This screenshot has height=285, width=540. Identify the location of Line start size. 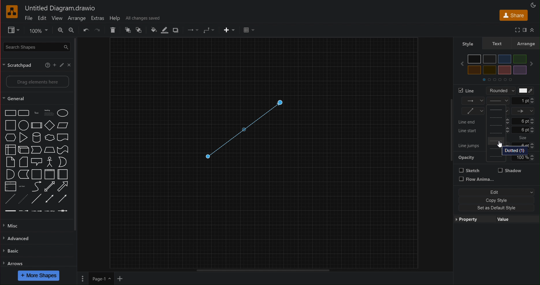
(498, 130).